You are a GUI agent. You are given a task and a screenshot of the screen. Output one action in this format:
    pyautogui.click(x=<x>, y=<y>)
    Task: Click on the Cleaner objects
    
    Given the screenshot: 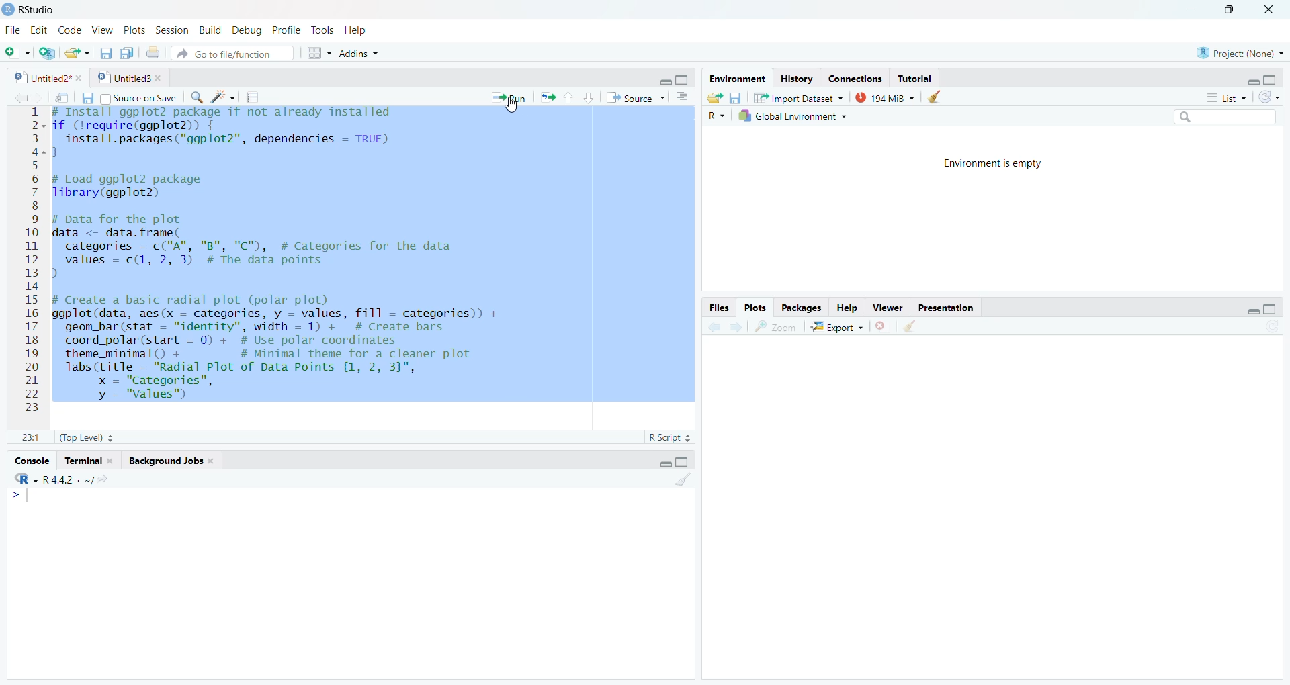 What is the action you would take?
    pyautogui.click(x=939, y=97)
    